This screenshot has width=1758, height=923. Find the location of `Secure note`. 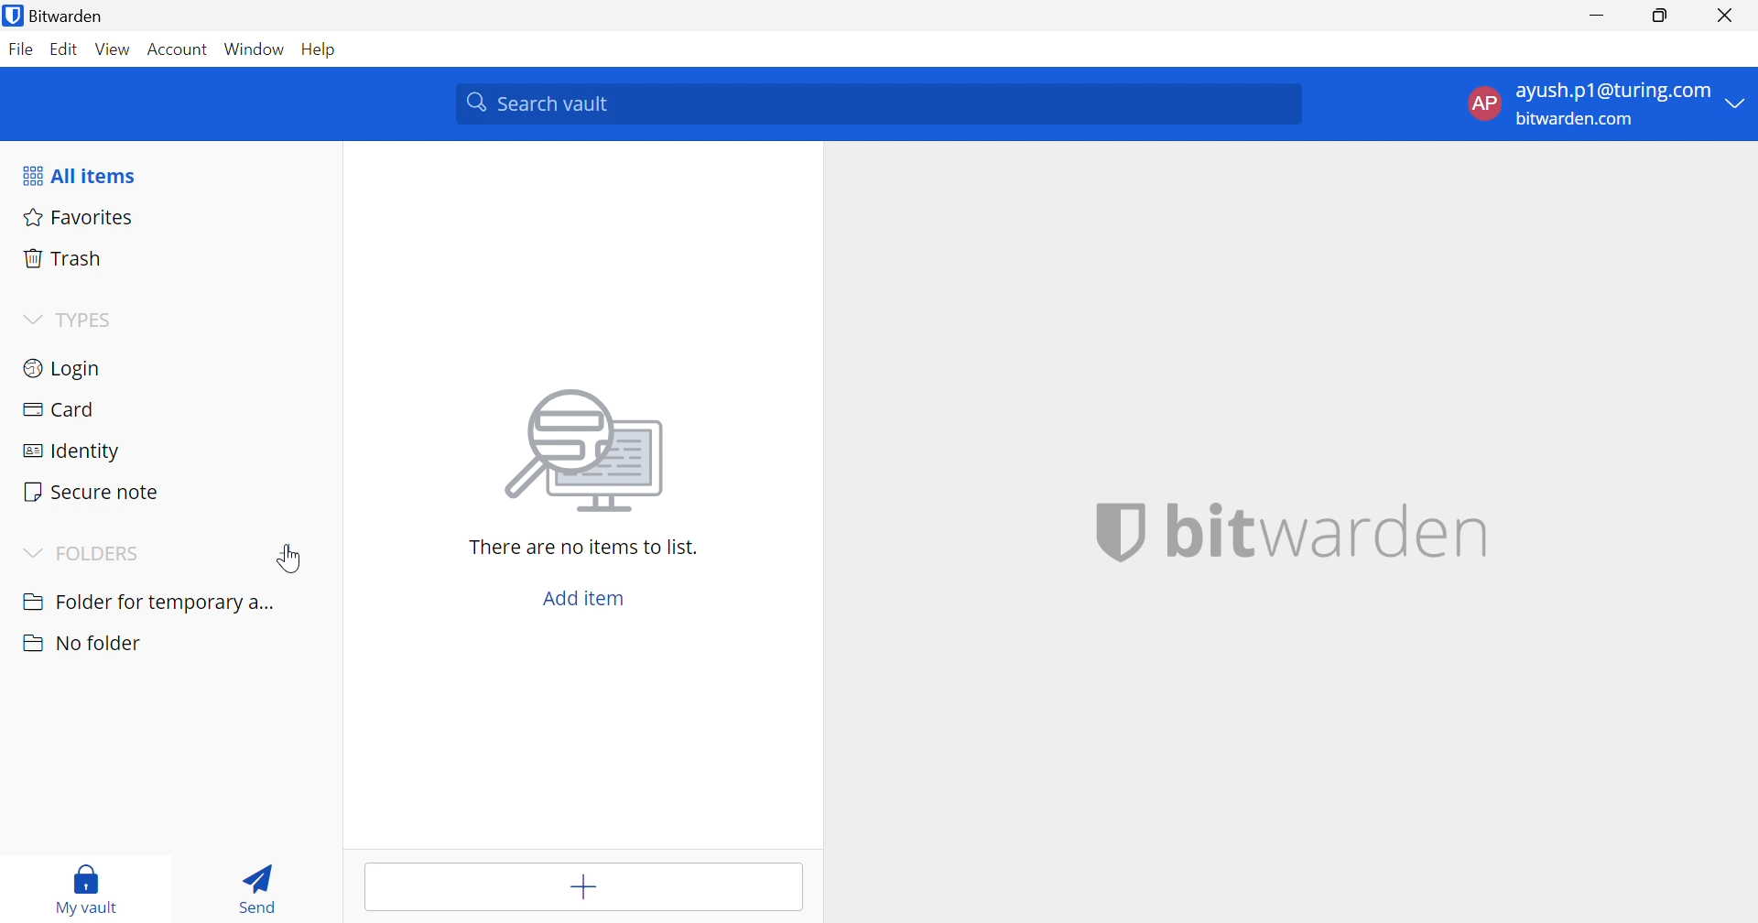

Secure note is located at coordinates (92, 490).